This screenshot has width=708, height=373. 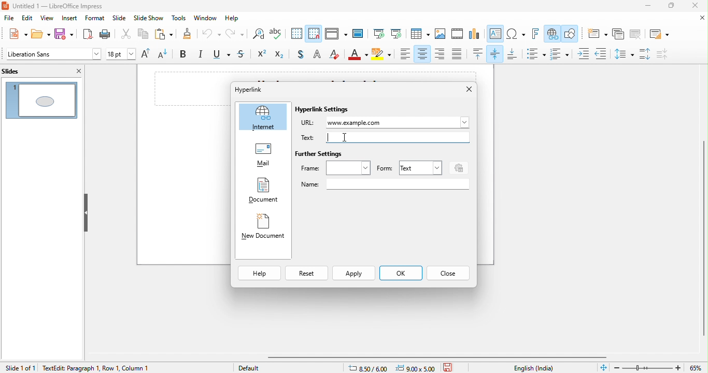 What do you see at coordinates (223, 55) in the screenshot?
I see `underline` at bounding box center [223, 55].